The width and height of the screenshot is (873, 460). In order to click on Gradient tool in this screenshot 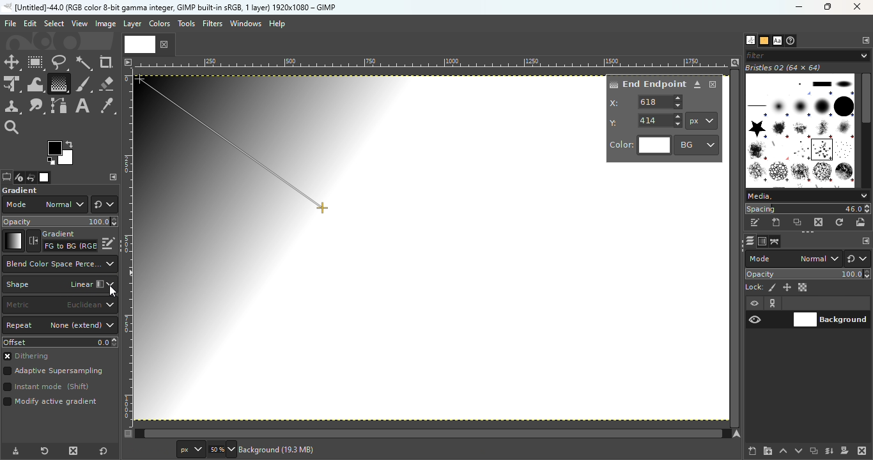, I will do `click(58, 84)`.